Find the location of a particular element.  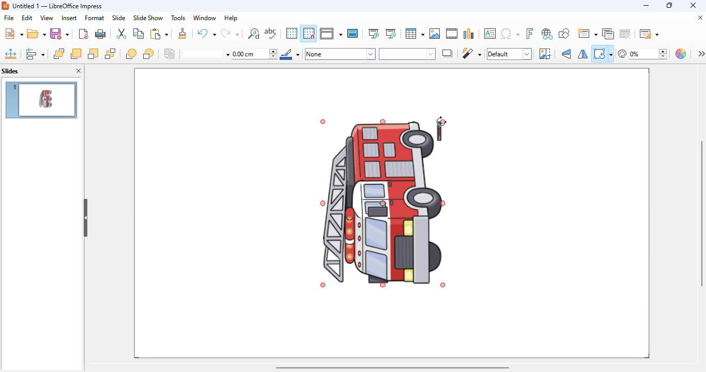

spelling is located at coordinates (271, 34).